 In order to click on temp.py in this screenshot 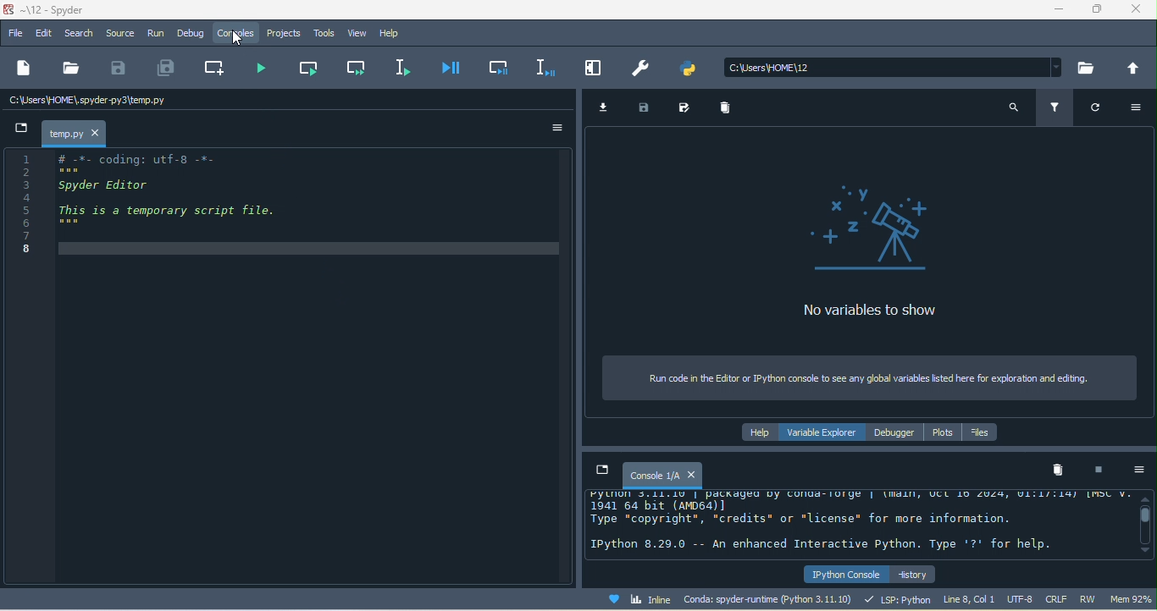, I will do `click(75, 134)`.